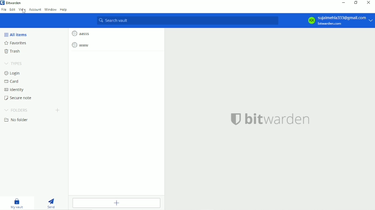 Image resolution: width=375 pixels, height=210 pixels. What do you see at coordinates (35, 10) in the screenshot?
I see `Account` at bounding box center [35, 10].